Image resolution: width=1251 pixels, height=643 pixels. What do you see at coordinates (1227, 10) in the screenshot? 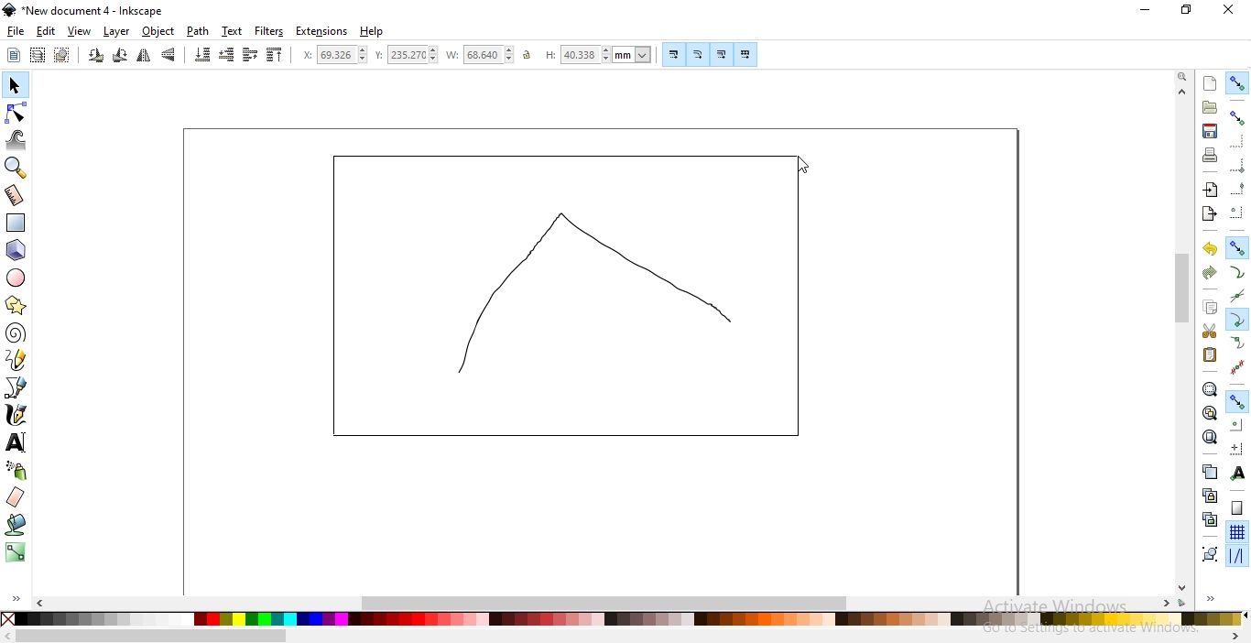
I see `close` at bounding box center [1227, 10].